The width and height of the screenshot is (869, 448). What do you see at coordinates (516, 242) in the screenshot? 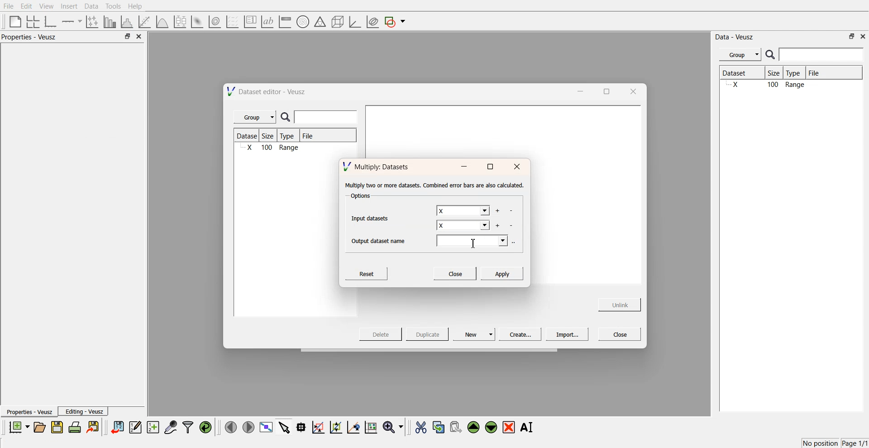
I see `more options` at bounding box center [516, 242].